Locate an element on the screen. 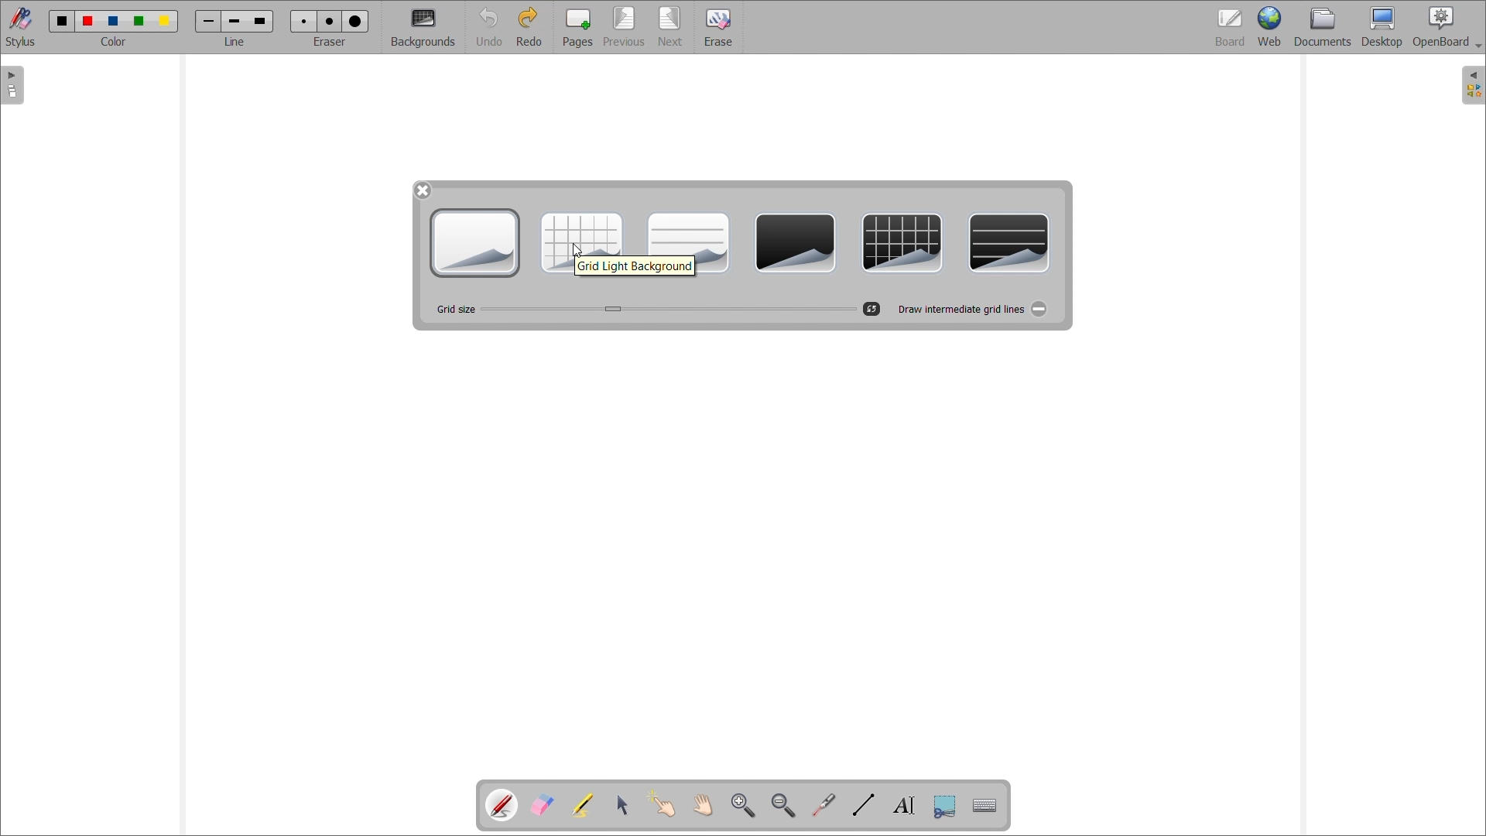 This screenshot has height=836, width=1486. Current selection/Board is located at coordinates (1231, 26).